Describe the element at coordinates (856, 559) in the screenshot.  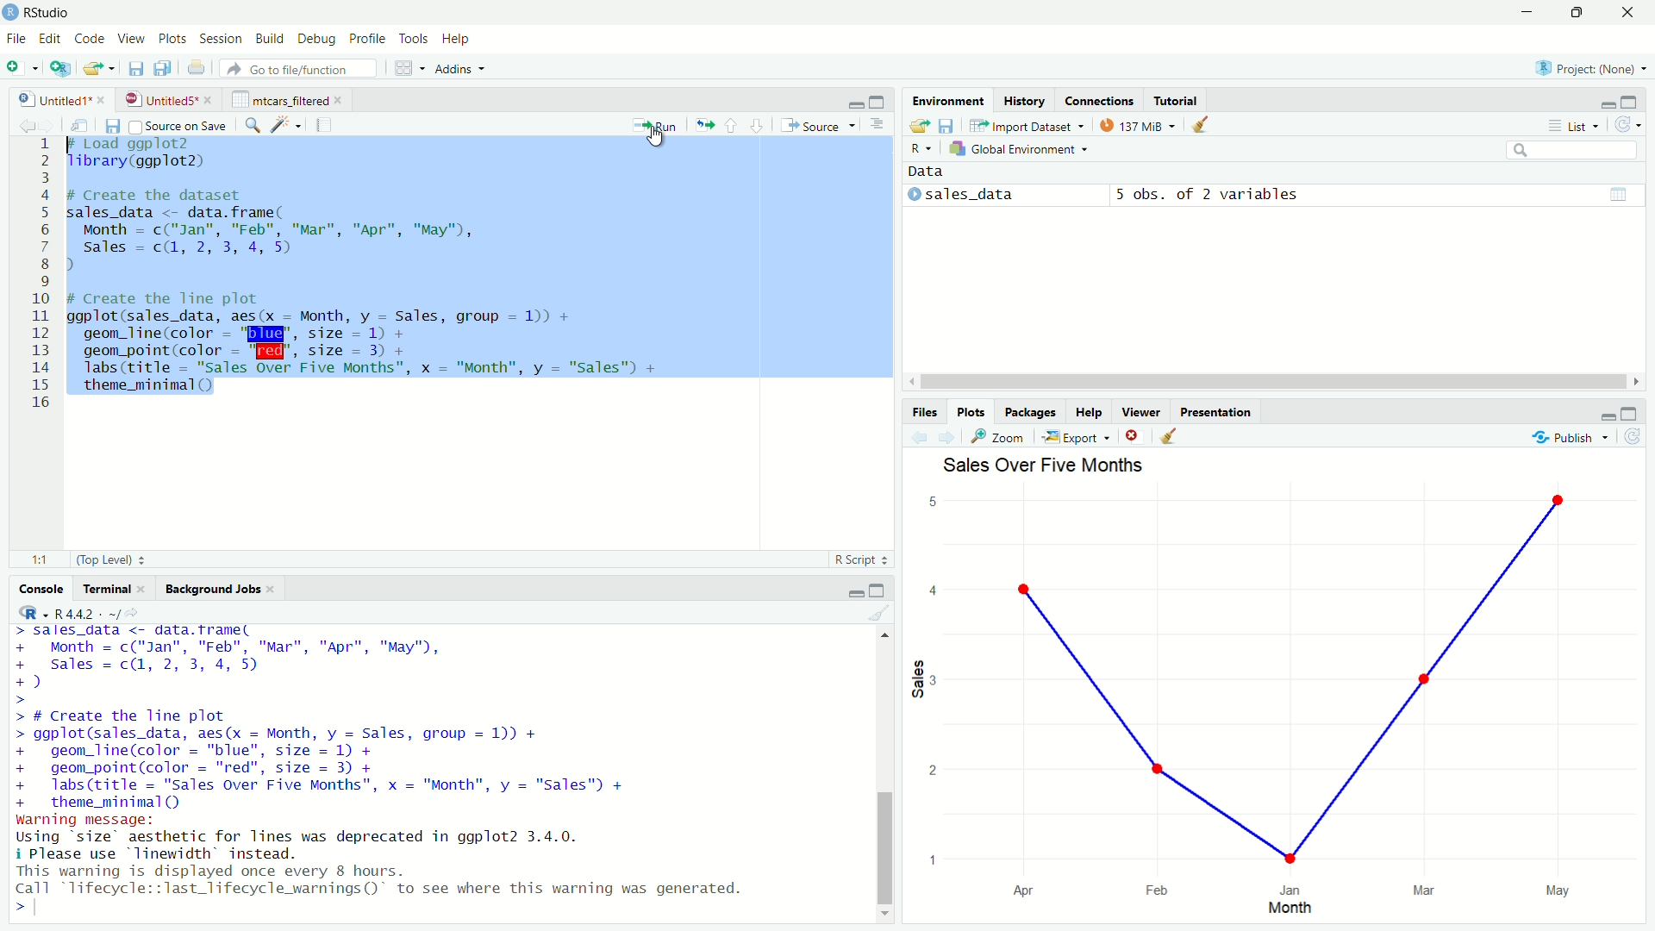
I see `R Script` at that location.